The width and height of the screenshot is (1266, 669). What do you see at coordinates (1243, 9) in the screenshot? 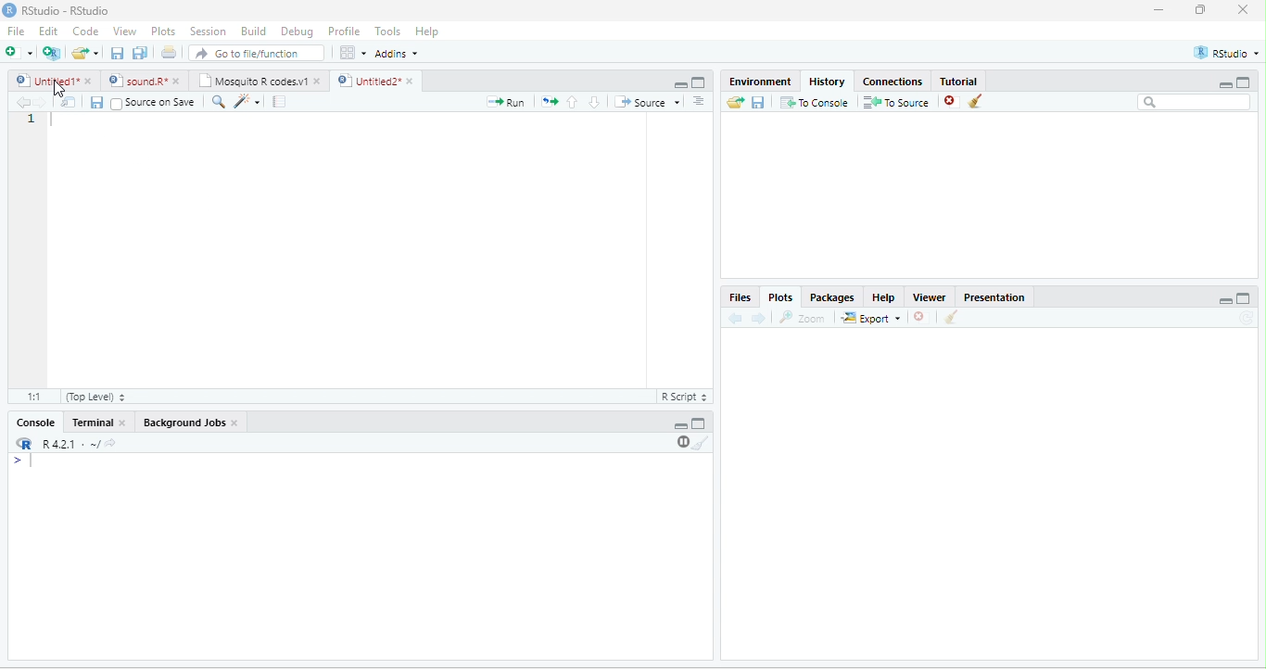
I see `close` at bounding box center [1243, 9].